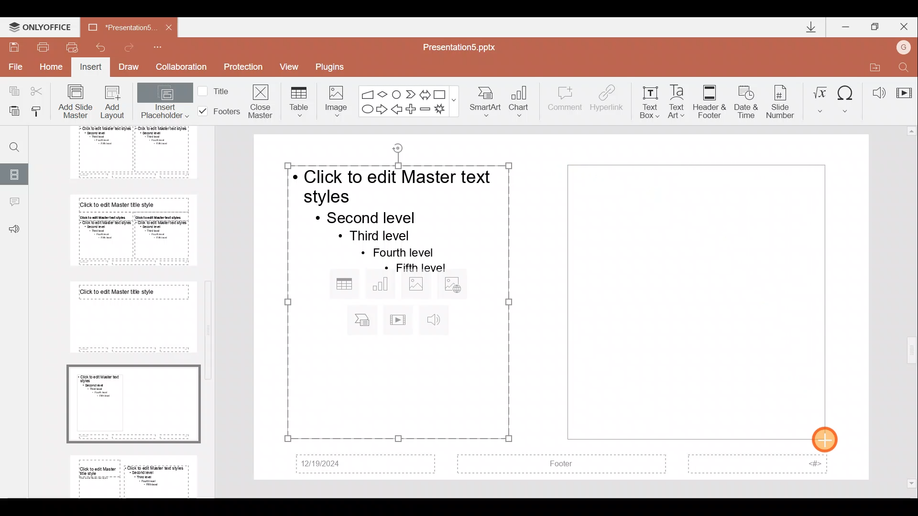 The width and height of the screenshot is (918, 516). Describe the element at coordinates (133, 47) in the screenshot. I see `Redo` at that location.